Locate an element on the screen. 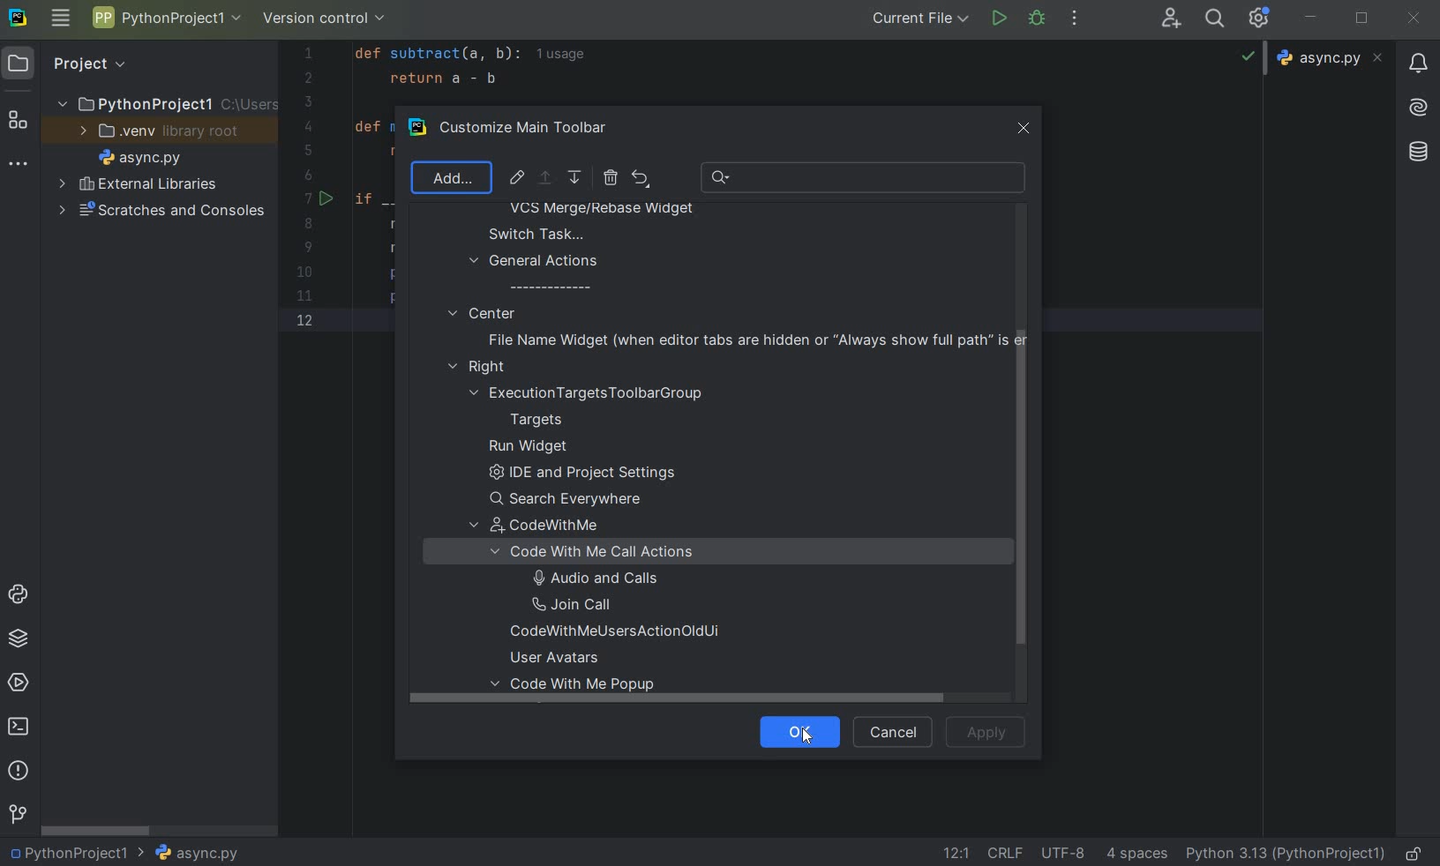  right is located at coordinates (481, 368).